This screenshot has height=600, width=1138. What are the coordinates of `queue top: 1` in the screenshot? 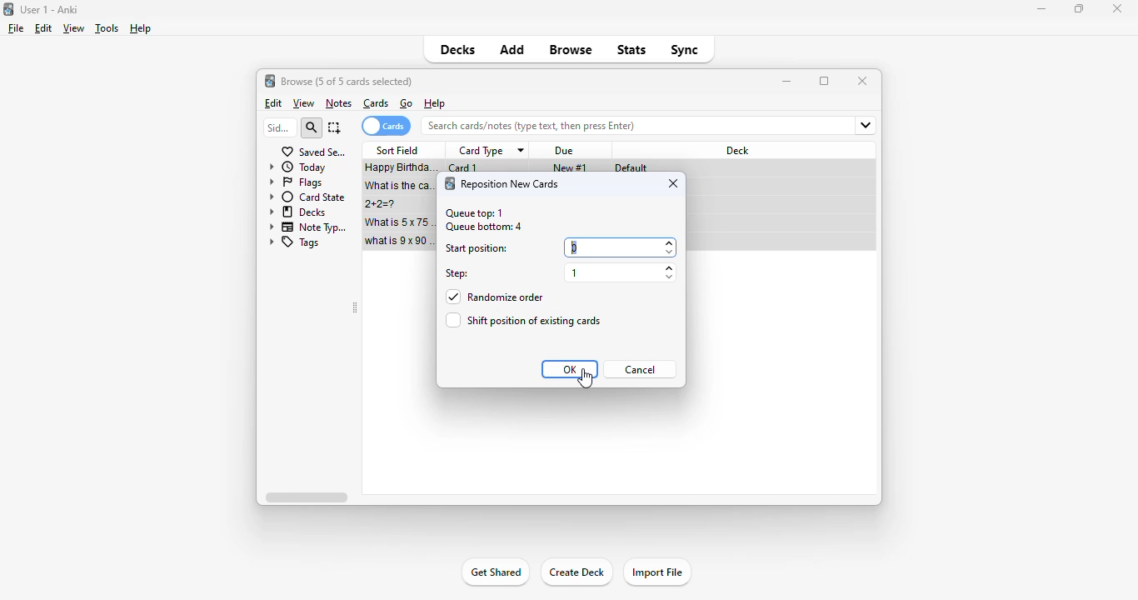 It's located at (476, 212).